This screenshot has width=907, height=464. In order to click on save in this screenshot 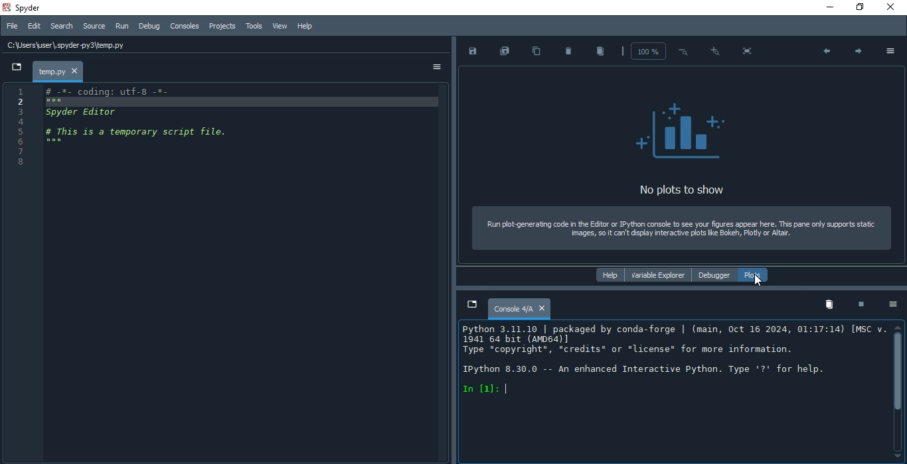, I will do `click(472, 51)`.